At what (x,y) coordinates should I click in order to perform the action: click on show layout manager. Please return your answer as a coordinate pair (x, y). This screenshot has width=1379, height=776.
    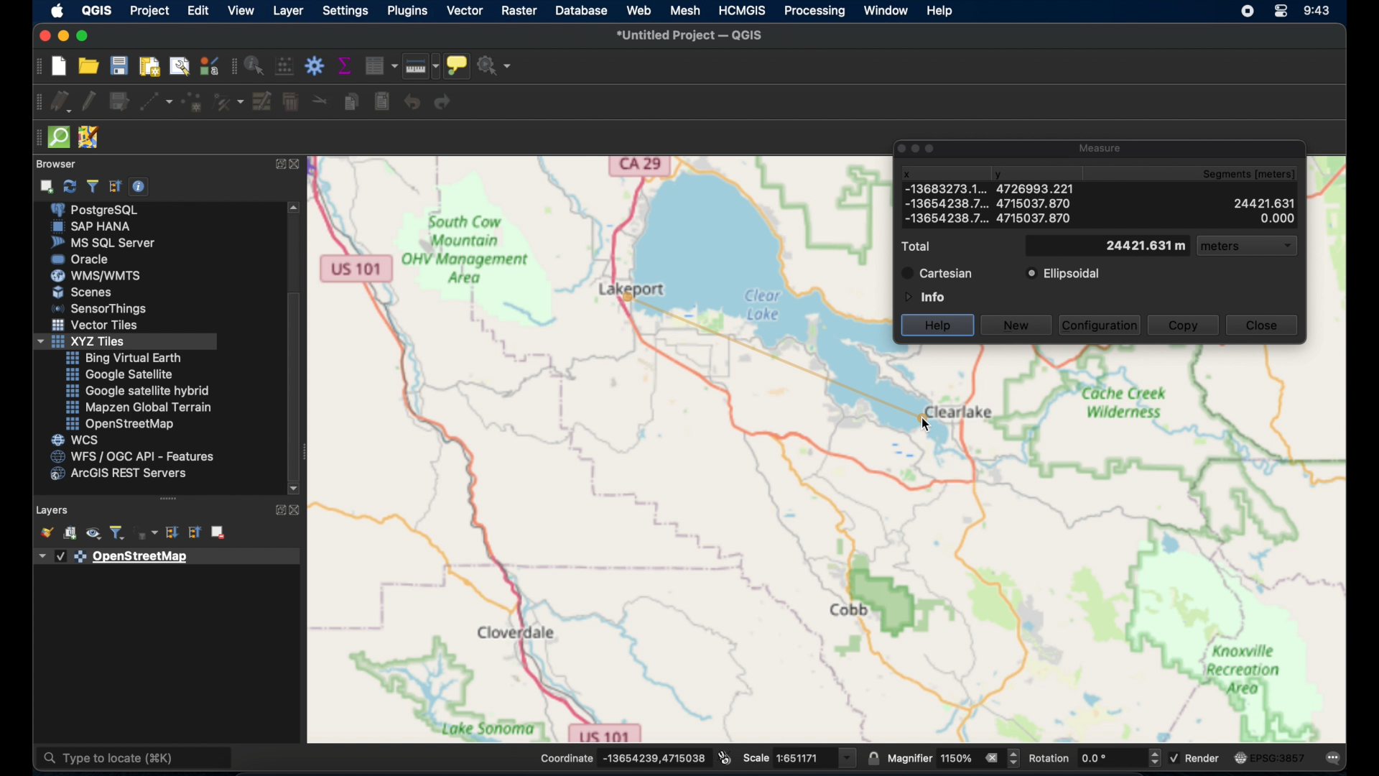
    Looking at the image, I should click on (182, 66).